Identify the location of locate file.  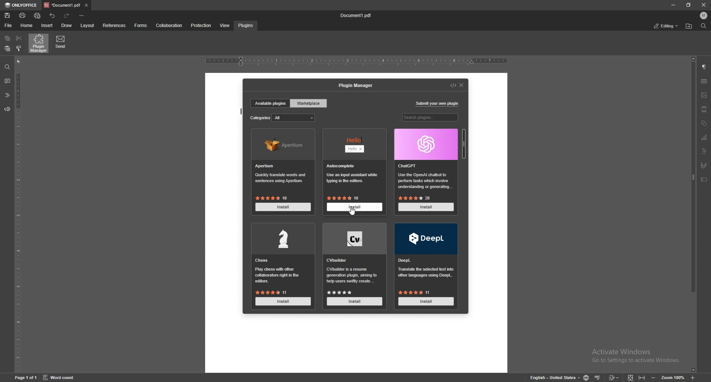
(688, 26).